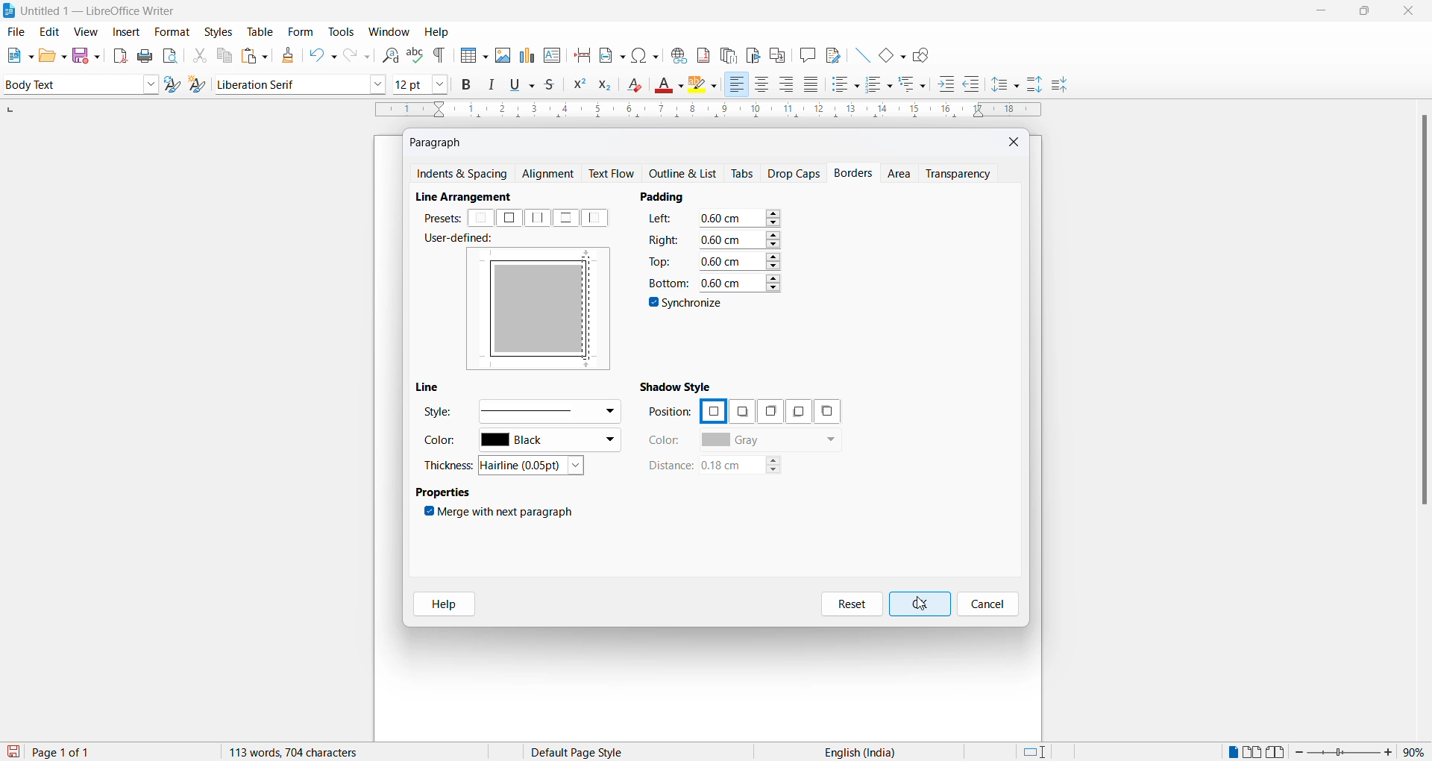 The width and height of the screenshot is (1432, 761). Describe the element at coordinates (439, 604) in the screenshot. I see `help` at that location.